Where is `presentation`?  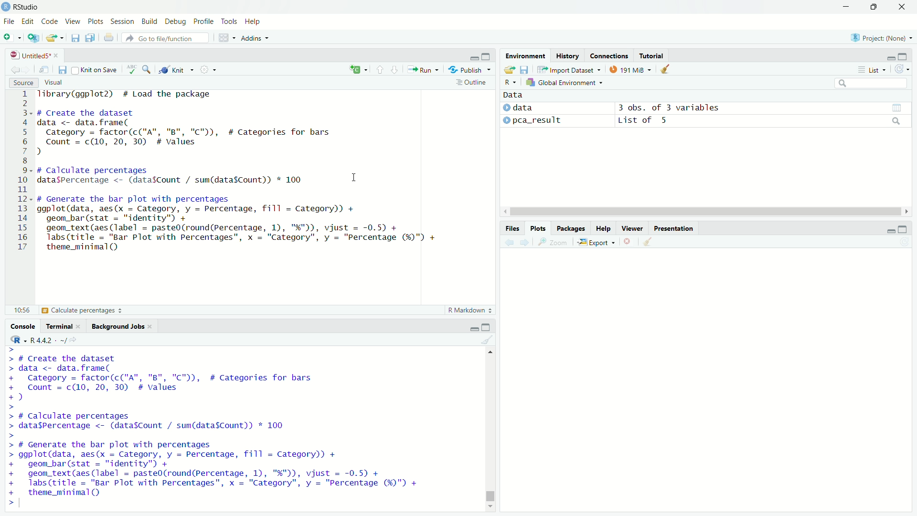
presentation is located at coordinates (674, 228).